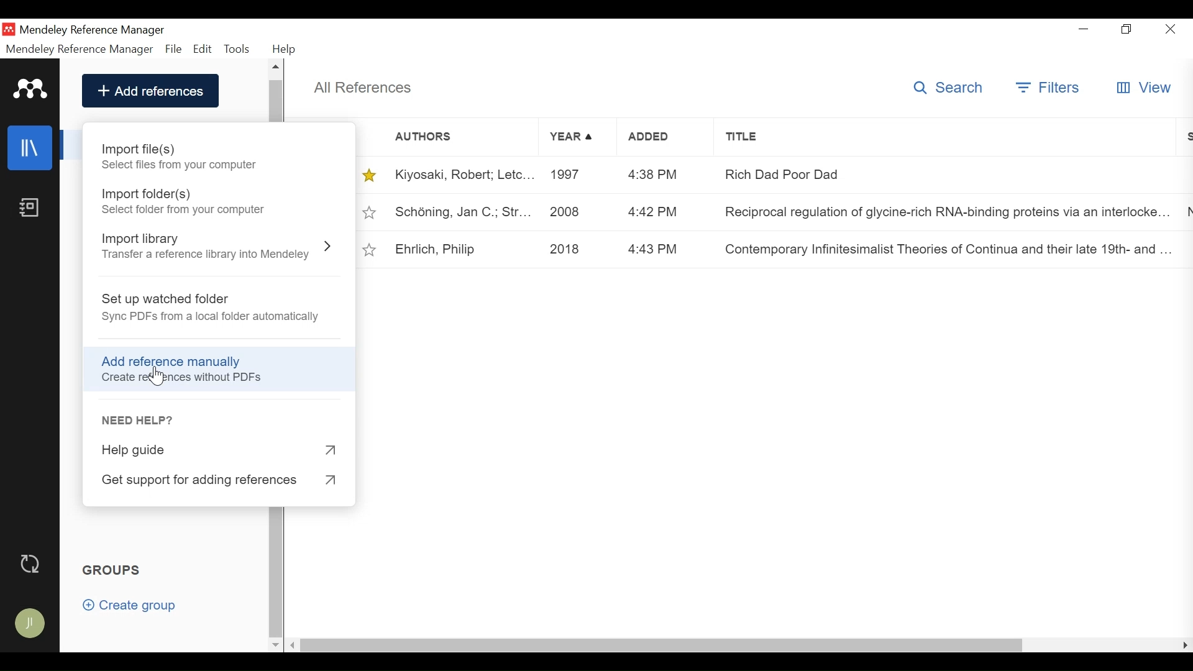 The width and height of the screenshot is (1193, 671). What do you see at coordinates (31, 624) in the screenshot?
I see `Avatar` at bounding box center [31, 624].